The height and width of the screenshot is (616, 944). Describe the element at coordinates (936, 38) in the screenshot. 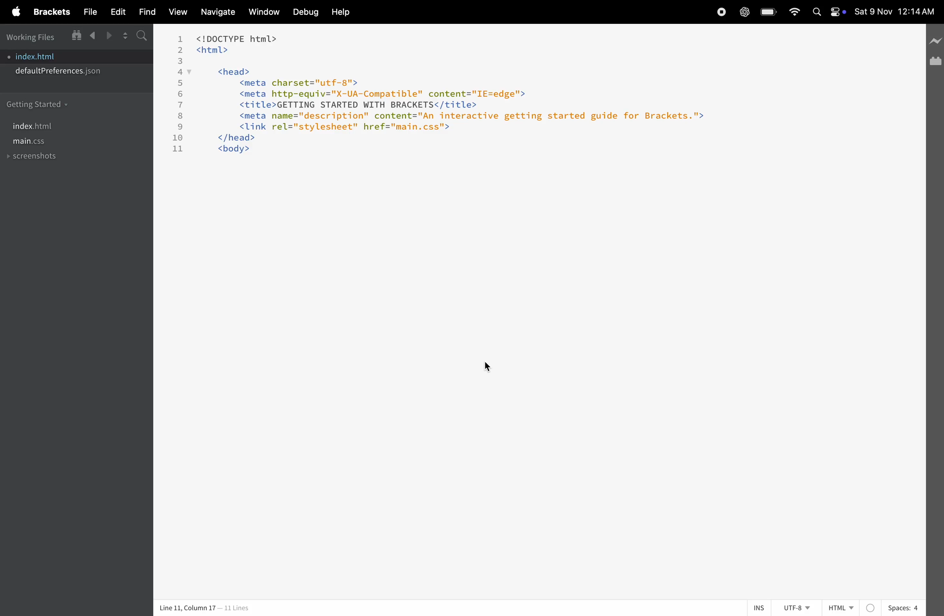

I see `new line` at that location.